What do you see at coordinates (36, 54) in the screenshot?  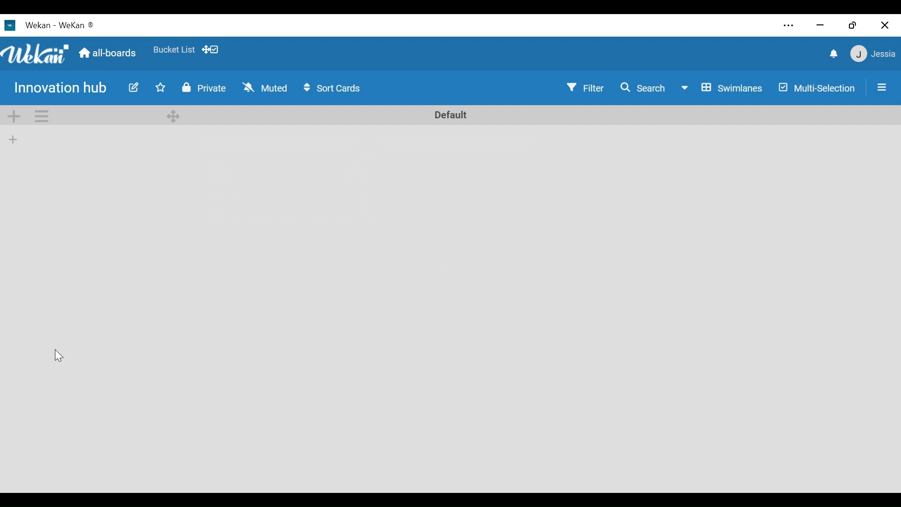 I see `Wekan  logo` at bounding box center [36, 54].